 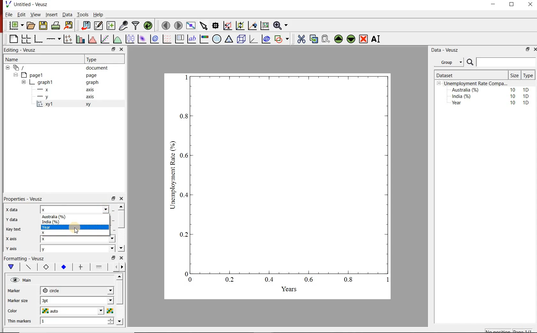 I want to click on Untitled - Veusz, so click(x=26, y=4).